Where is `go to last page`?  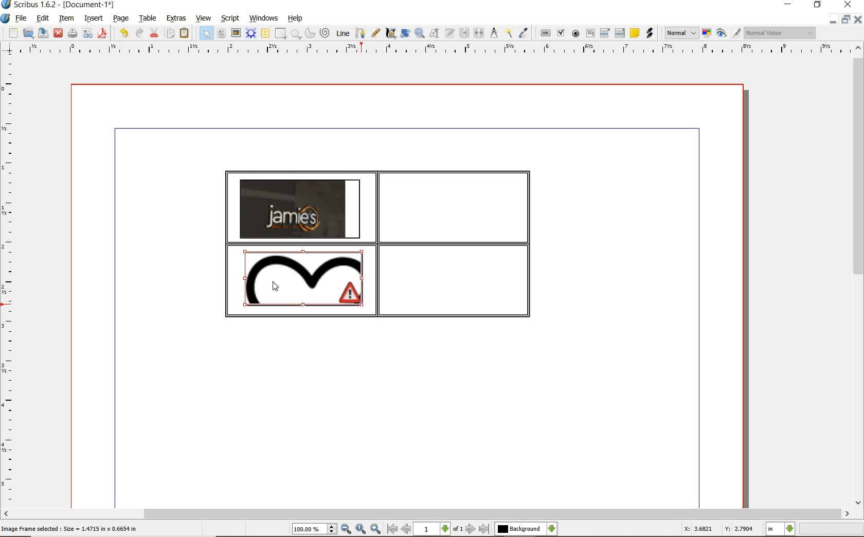 go to last page is located at coordinates (485, 529).